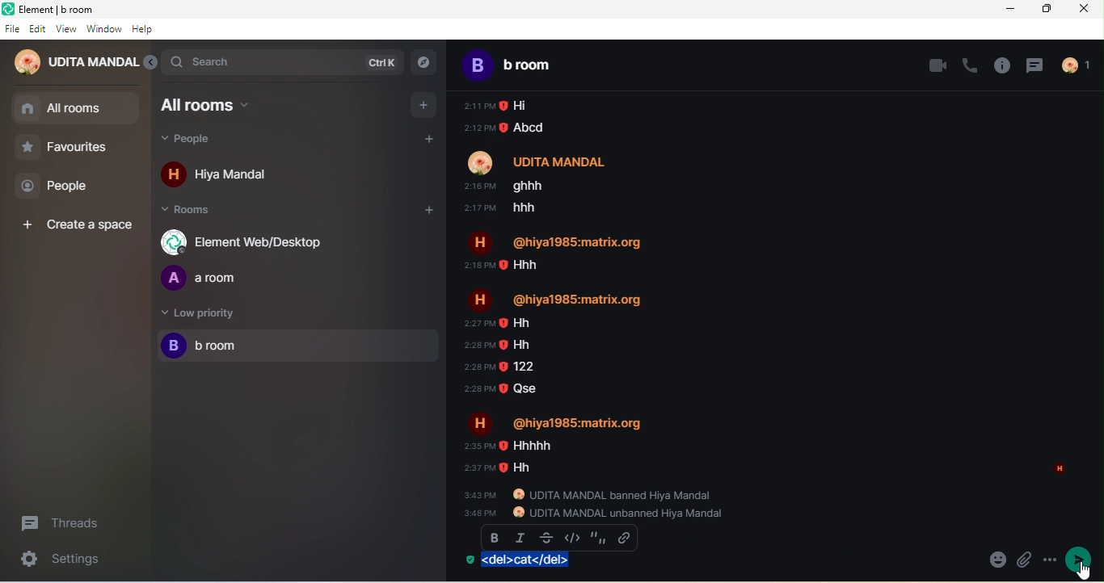  Describe the element at coordinates (74, 148) in the screenshot. I see `favourites` at that location.